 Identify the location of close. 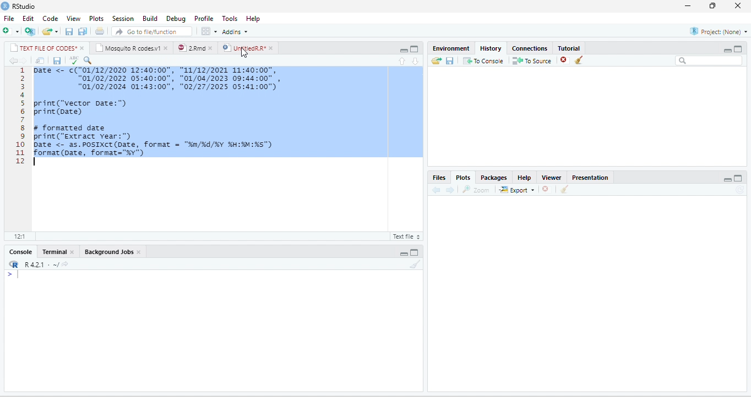
(139, 252).